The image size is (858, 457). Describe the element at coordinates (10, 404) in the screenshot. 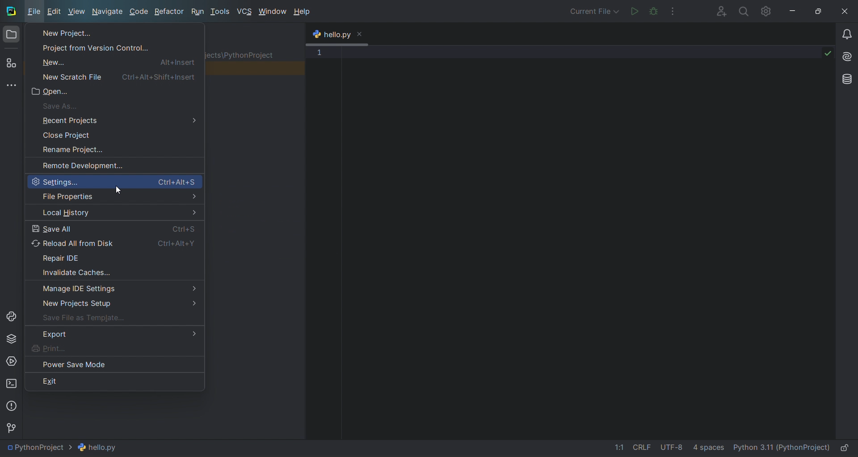

I see `problems` at that location.